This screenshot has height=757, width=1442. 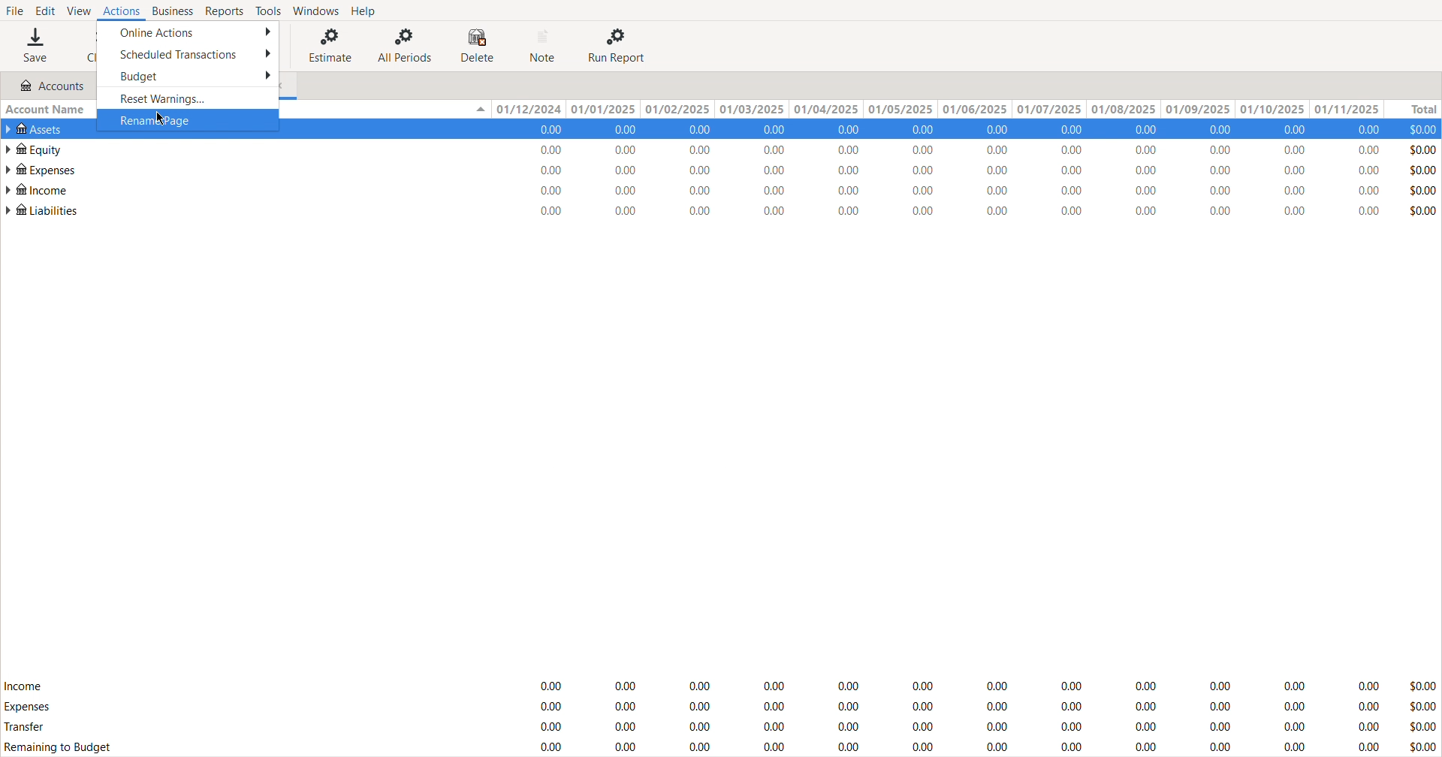 What do you see at coordinates (35, 45) in the screenshot?
I see `Save` at bounding box center [35, 45].